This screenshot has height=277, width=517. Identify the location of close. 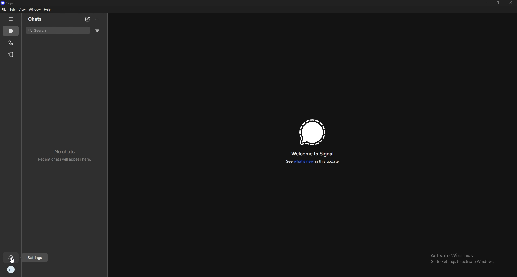
(510, 3).